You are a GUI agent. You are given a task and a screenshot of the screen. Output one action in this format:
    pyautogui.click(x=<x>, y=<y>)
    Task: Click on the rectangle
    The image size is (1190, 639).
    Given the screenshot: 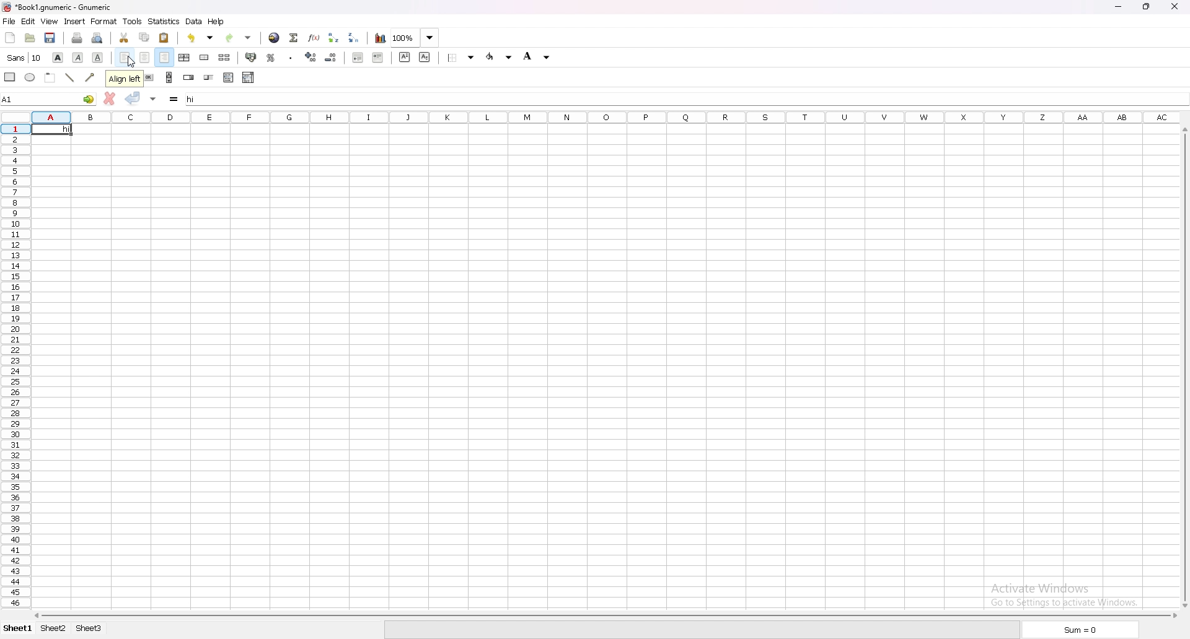 What is the action you would take?
    pyautogui.click(x=10, y=77)
    